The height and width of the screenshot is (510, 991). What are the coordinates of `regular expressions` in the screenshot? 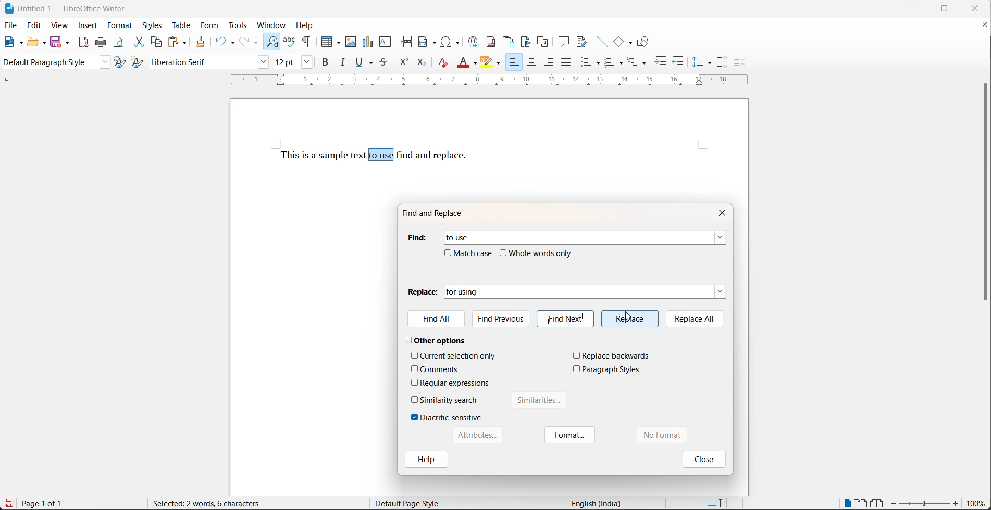 It's located at (456, 383).